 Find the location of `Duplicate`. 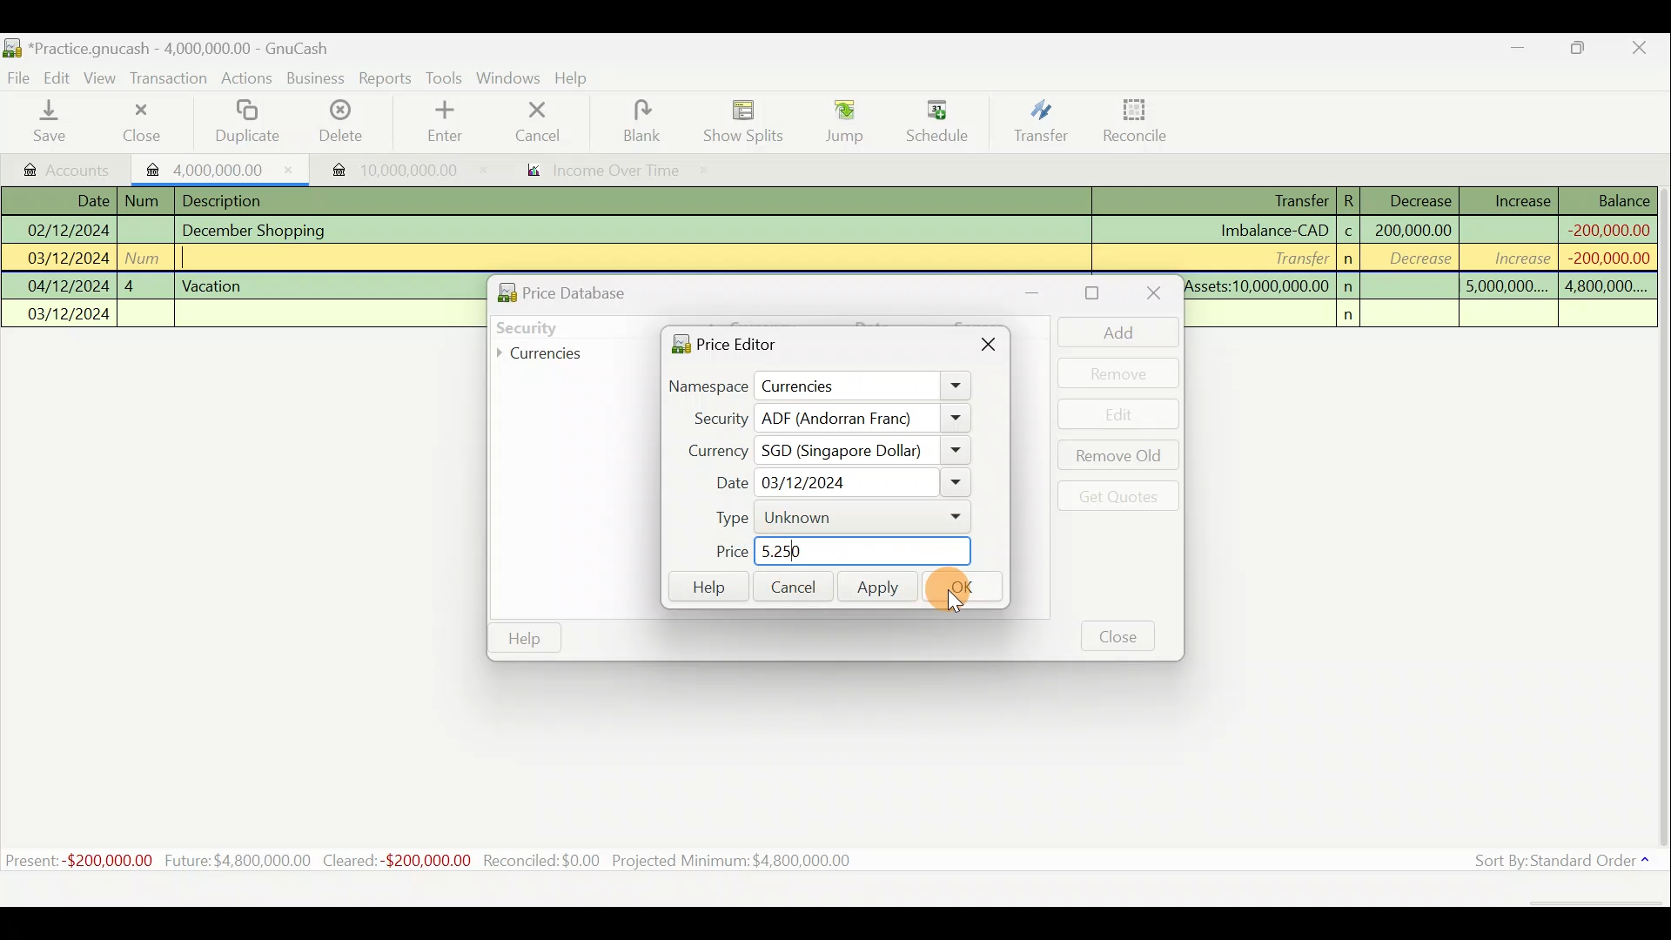

Duplicate is located at coordinates (250, 122).